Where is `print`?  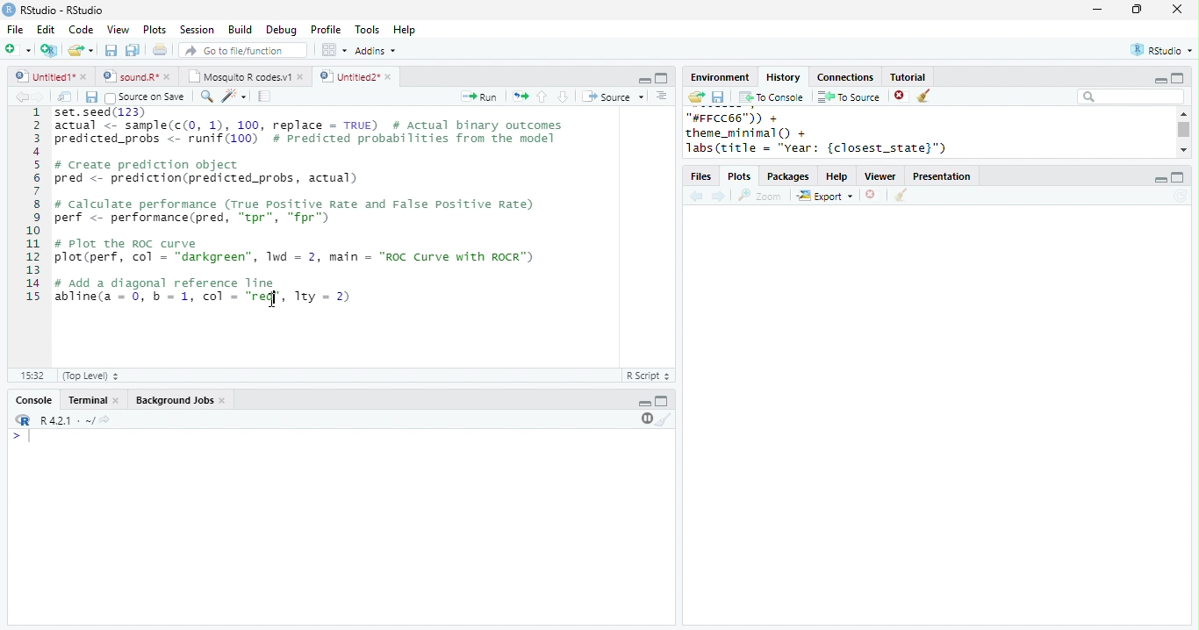
print is located at coordinates (161, 49).